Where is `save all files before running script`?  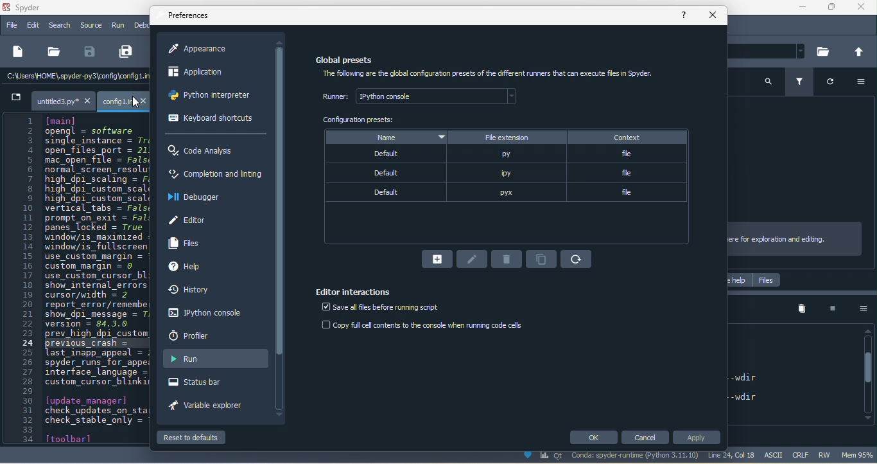 save all files before running script is located at coordinates (378, 308).